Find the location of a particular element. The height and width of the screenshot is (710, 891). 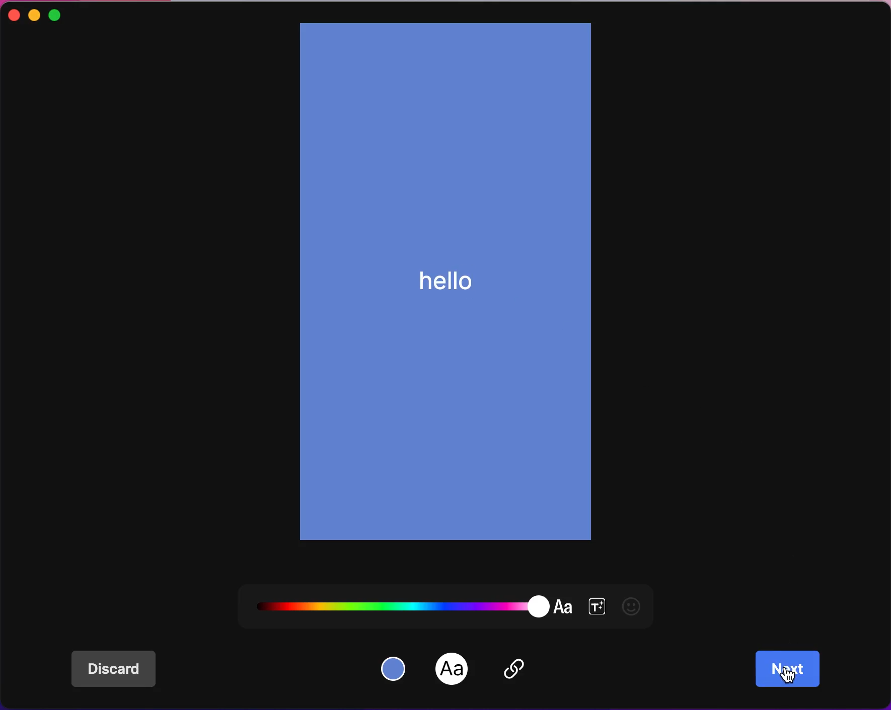

emoji is located at coordinates (636, 605).